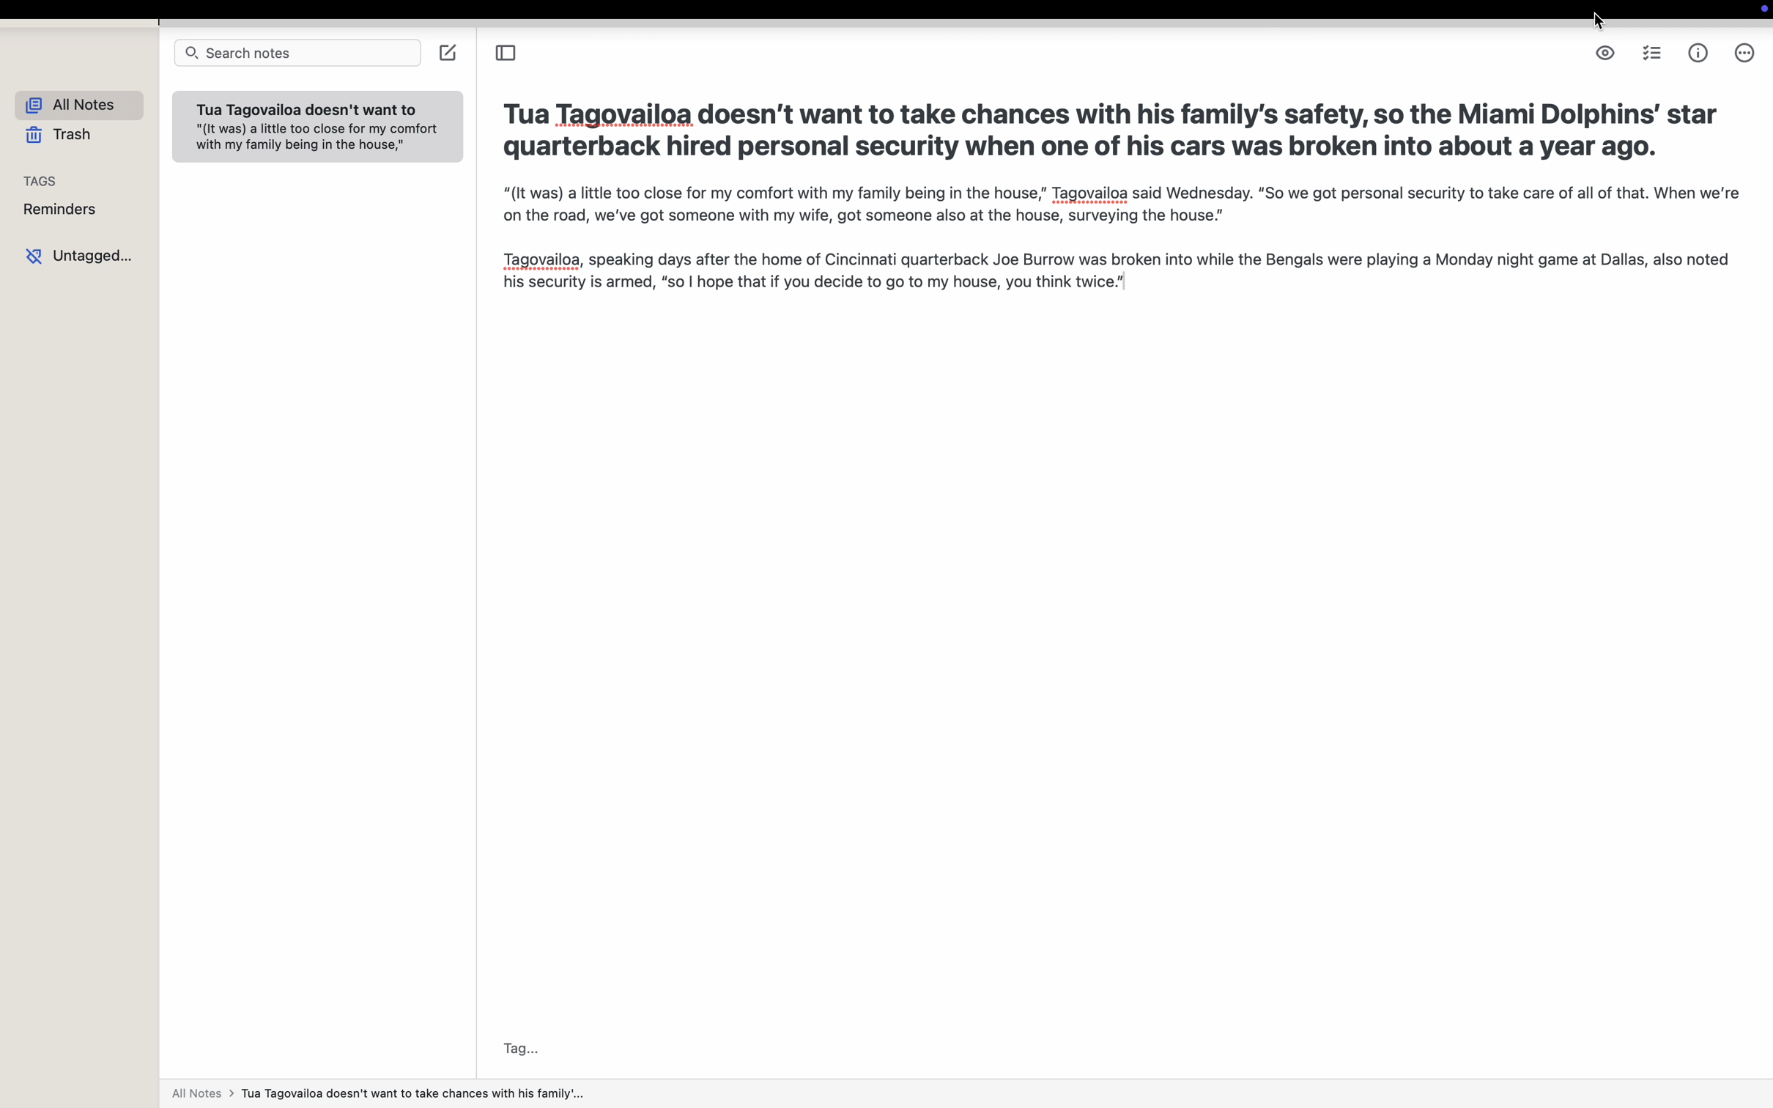 The height and width of the screenshot is (1108, 1773). What do you see at coordinates (1129, 248) in the screenshot?
I see `“(It was) a little too close for my comfort with my family being in the house,” Tagovailoa said Wednesday. “So we got personal security to take care of all of that. When we'reon the road, we've got someone with my wife, got someone also at the house, surveying the house.”Tagovailoa, speaking days after the home of Cincinnati quarterback Joe Burrow was broken into while the Bengals were playing a Monday night game at Dallas, also notedhis security is armed, “so | hope that if you decide to go to my house, you think twice] ` at bounding box center [1129, 248].